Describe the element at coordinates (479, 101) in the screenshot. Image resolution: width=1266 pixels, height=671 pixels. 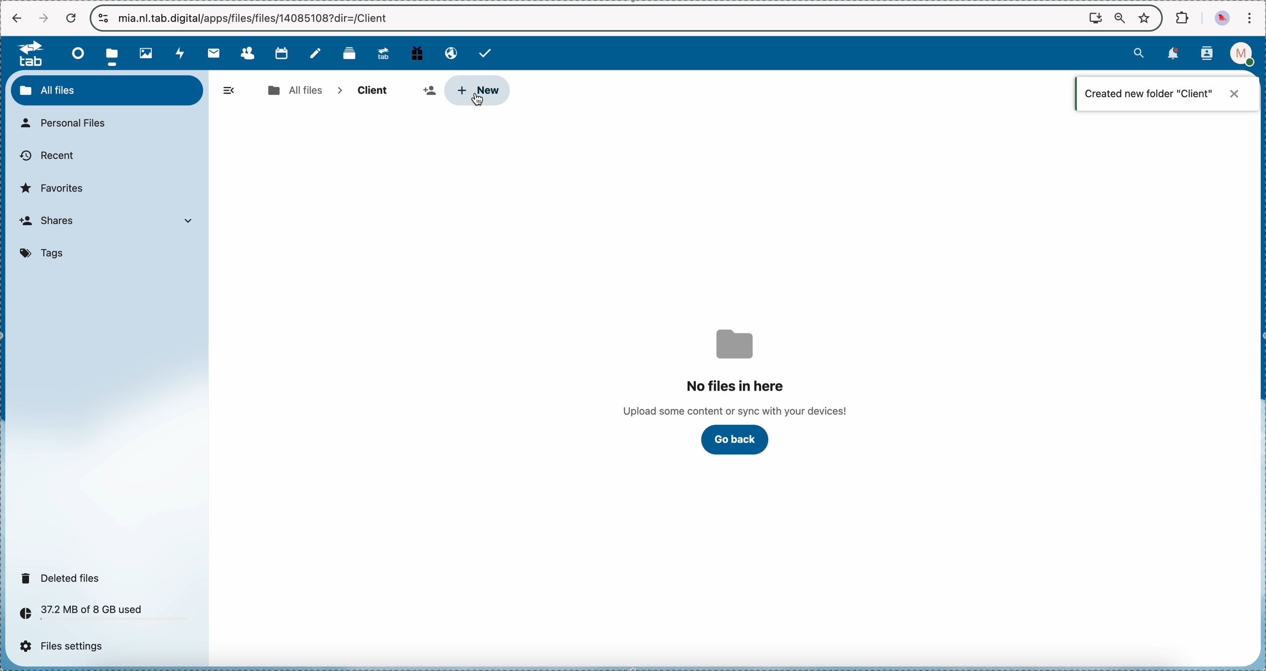
I see `cursor` at that location.